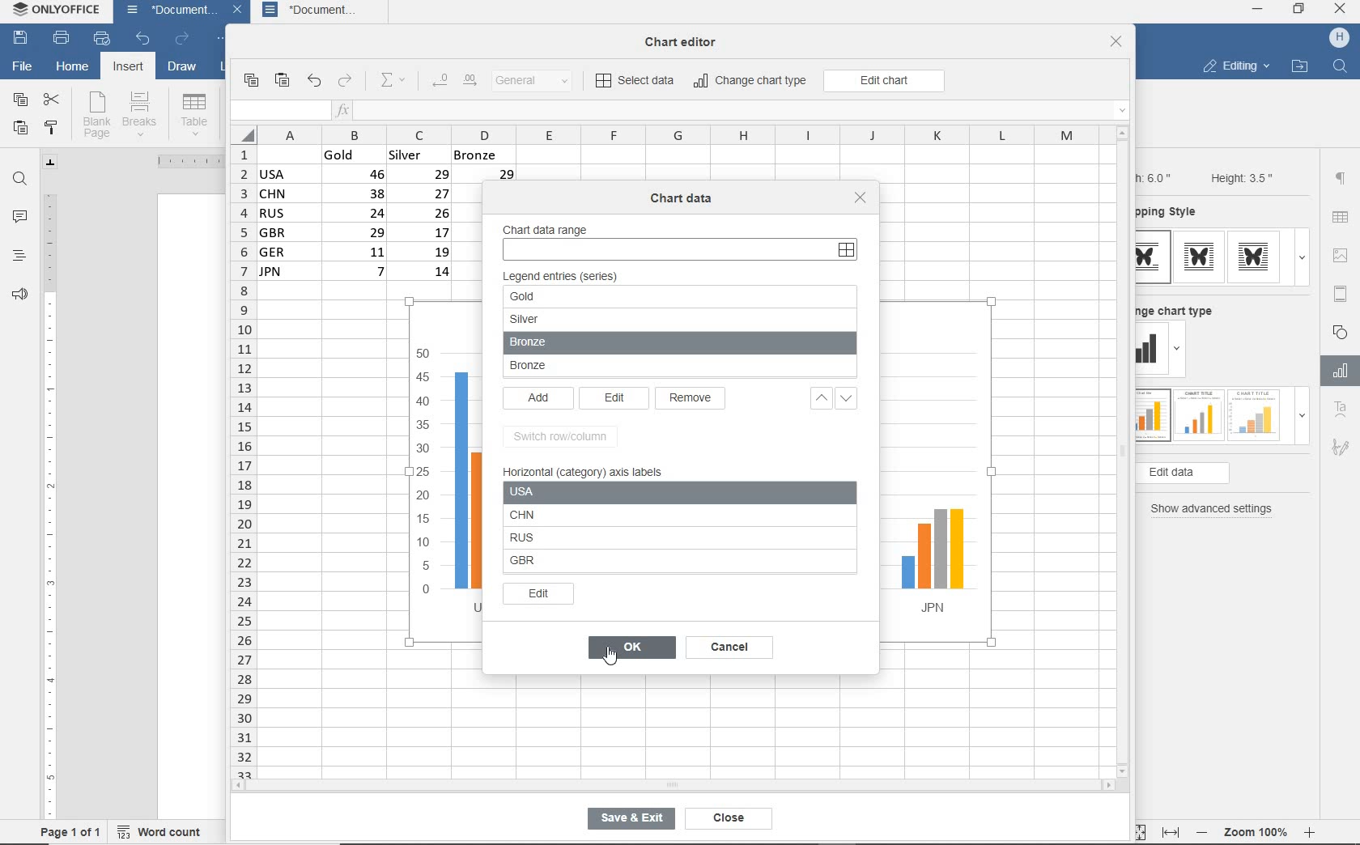 Image resolution: width=1360 pixels, height=845 pixels. What do you see at coordinates (628, 822) in the screenshot?
I see `save & exit` at bounding box center [628, 822].